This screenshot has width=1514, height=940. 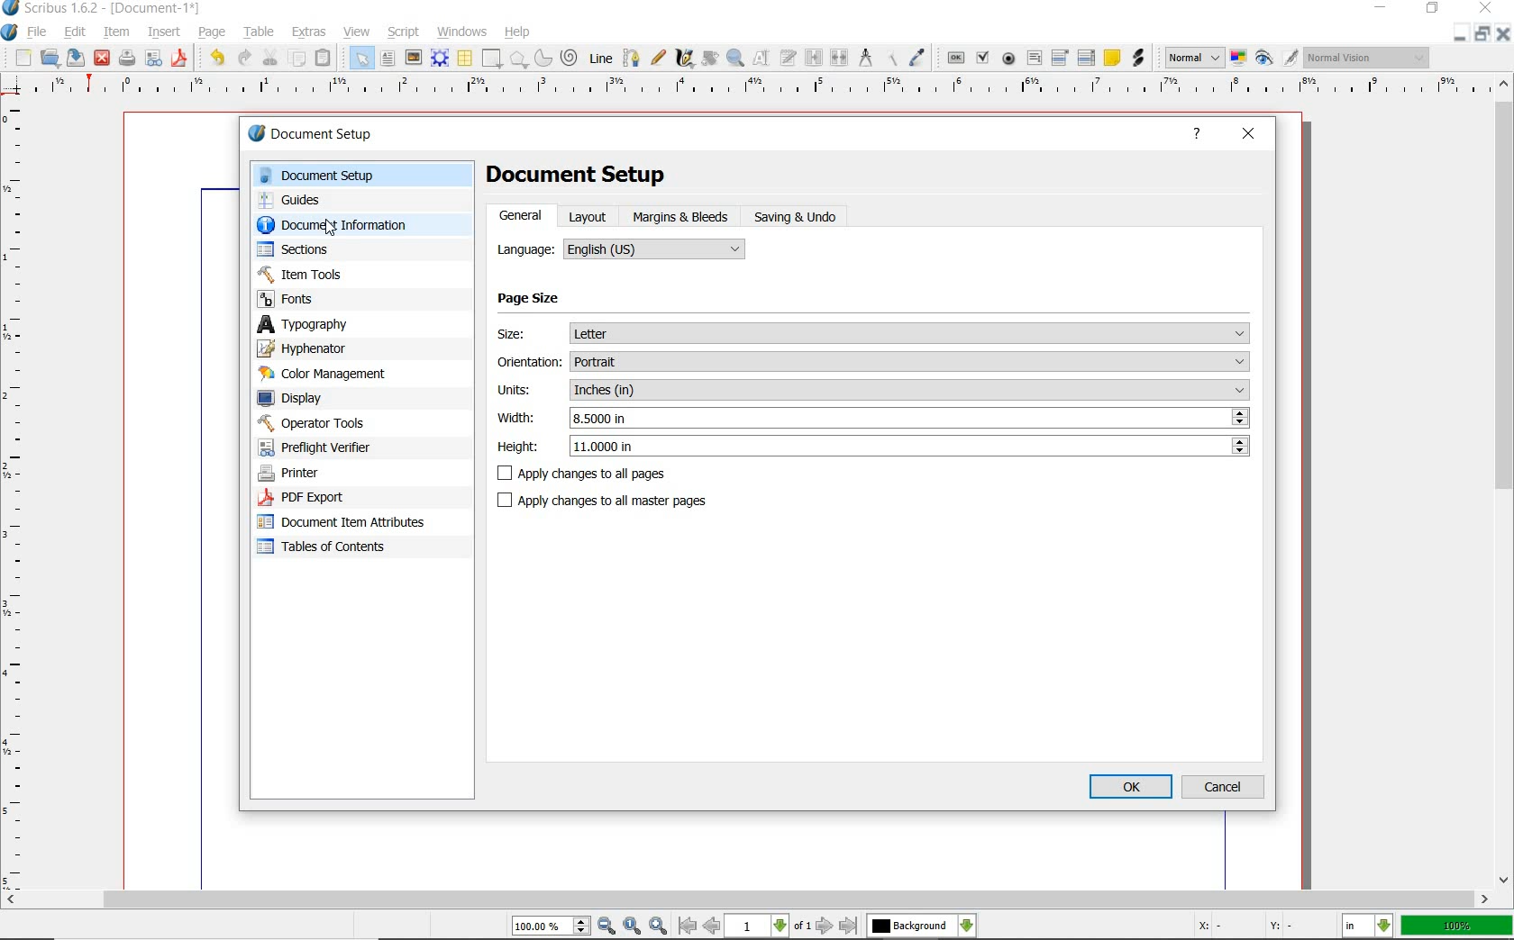 What do you see at coordinates (763, 59) in the screenshot?
I see `edit contents of frame` at bounding box center [763, 59].